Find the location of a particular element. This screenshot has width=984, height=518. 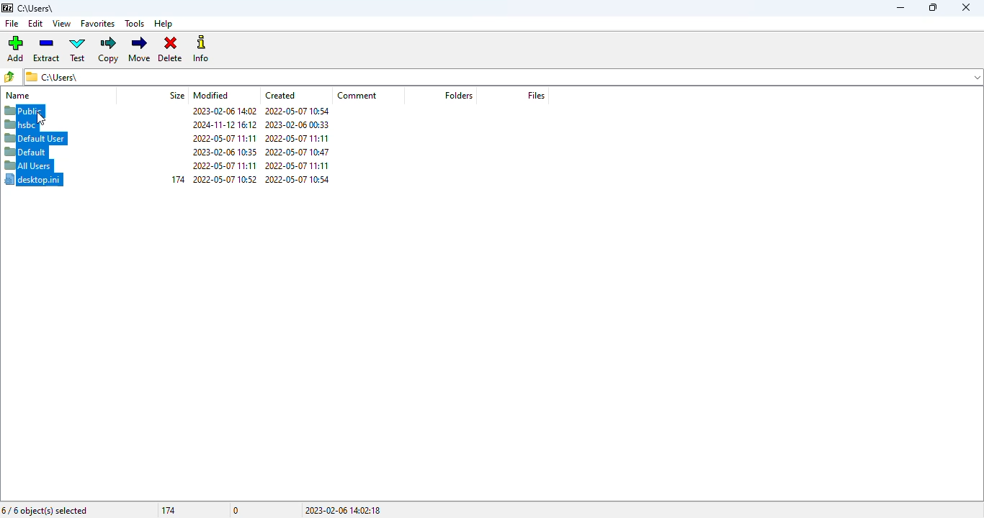

174 is located at coordinates (170, 512).